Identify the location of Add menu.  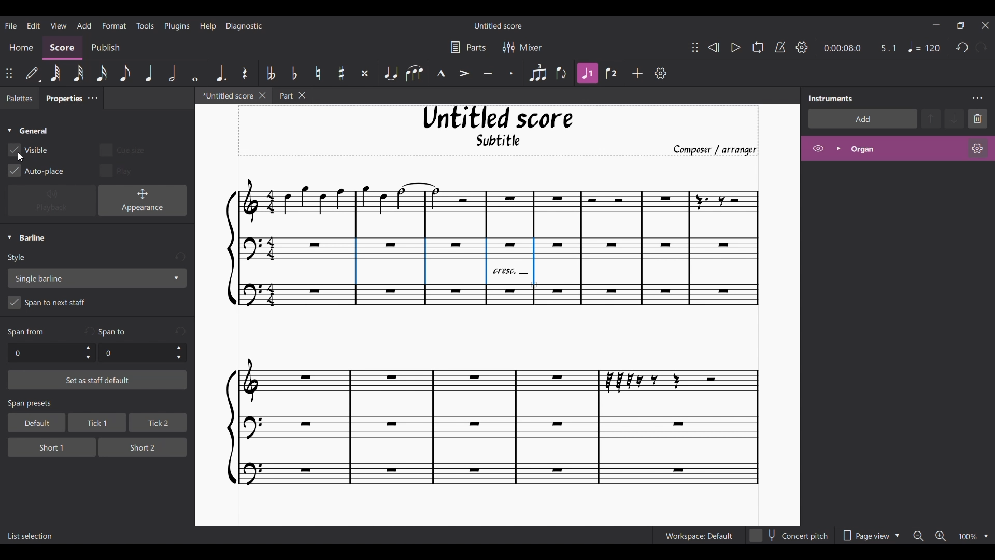
(84, 25).